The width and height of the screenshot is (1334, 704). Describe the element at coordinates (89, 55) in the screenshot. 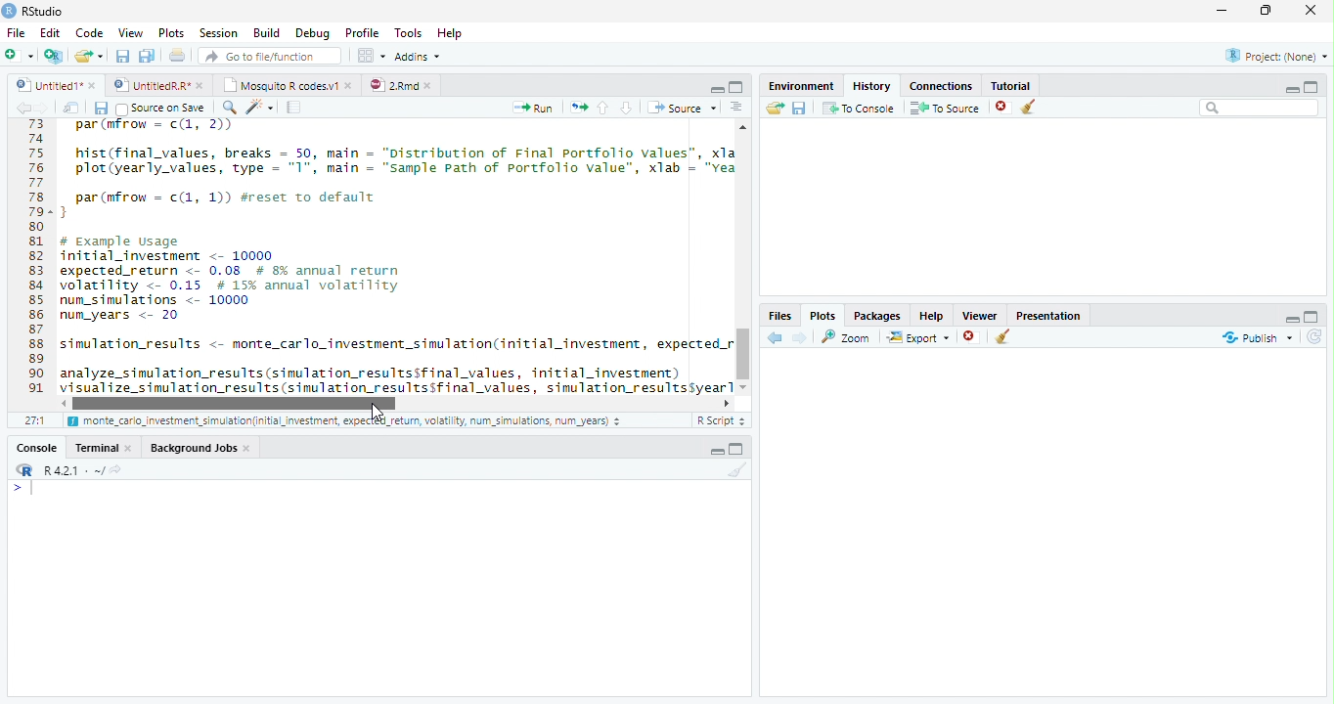

I see `Open an existing file` at that location.